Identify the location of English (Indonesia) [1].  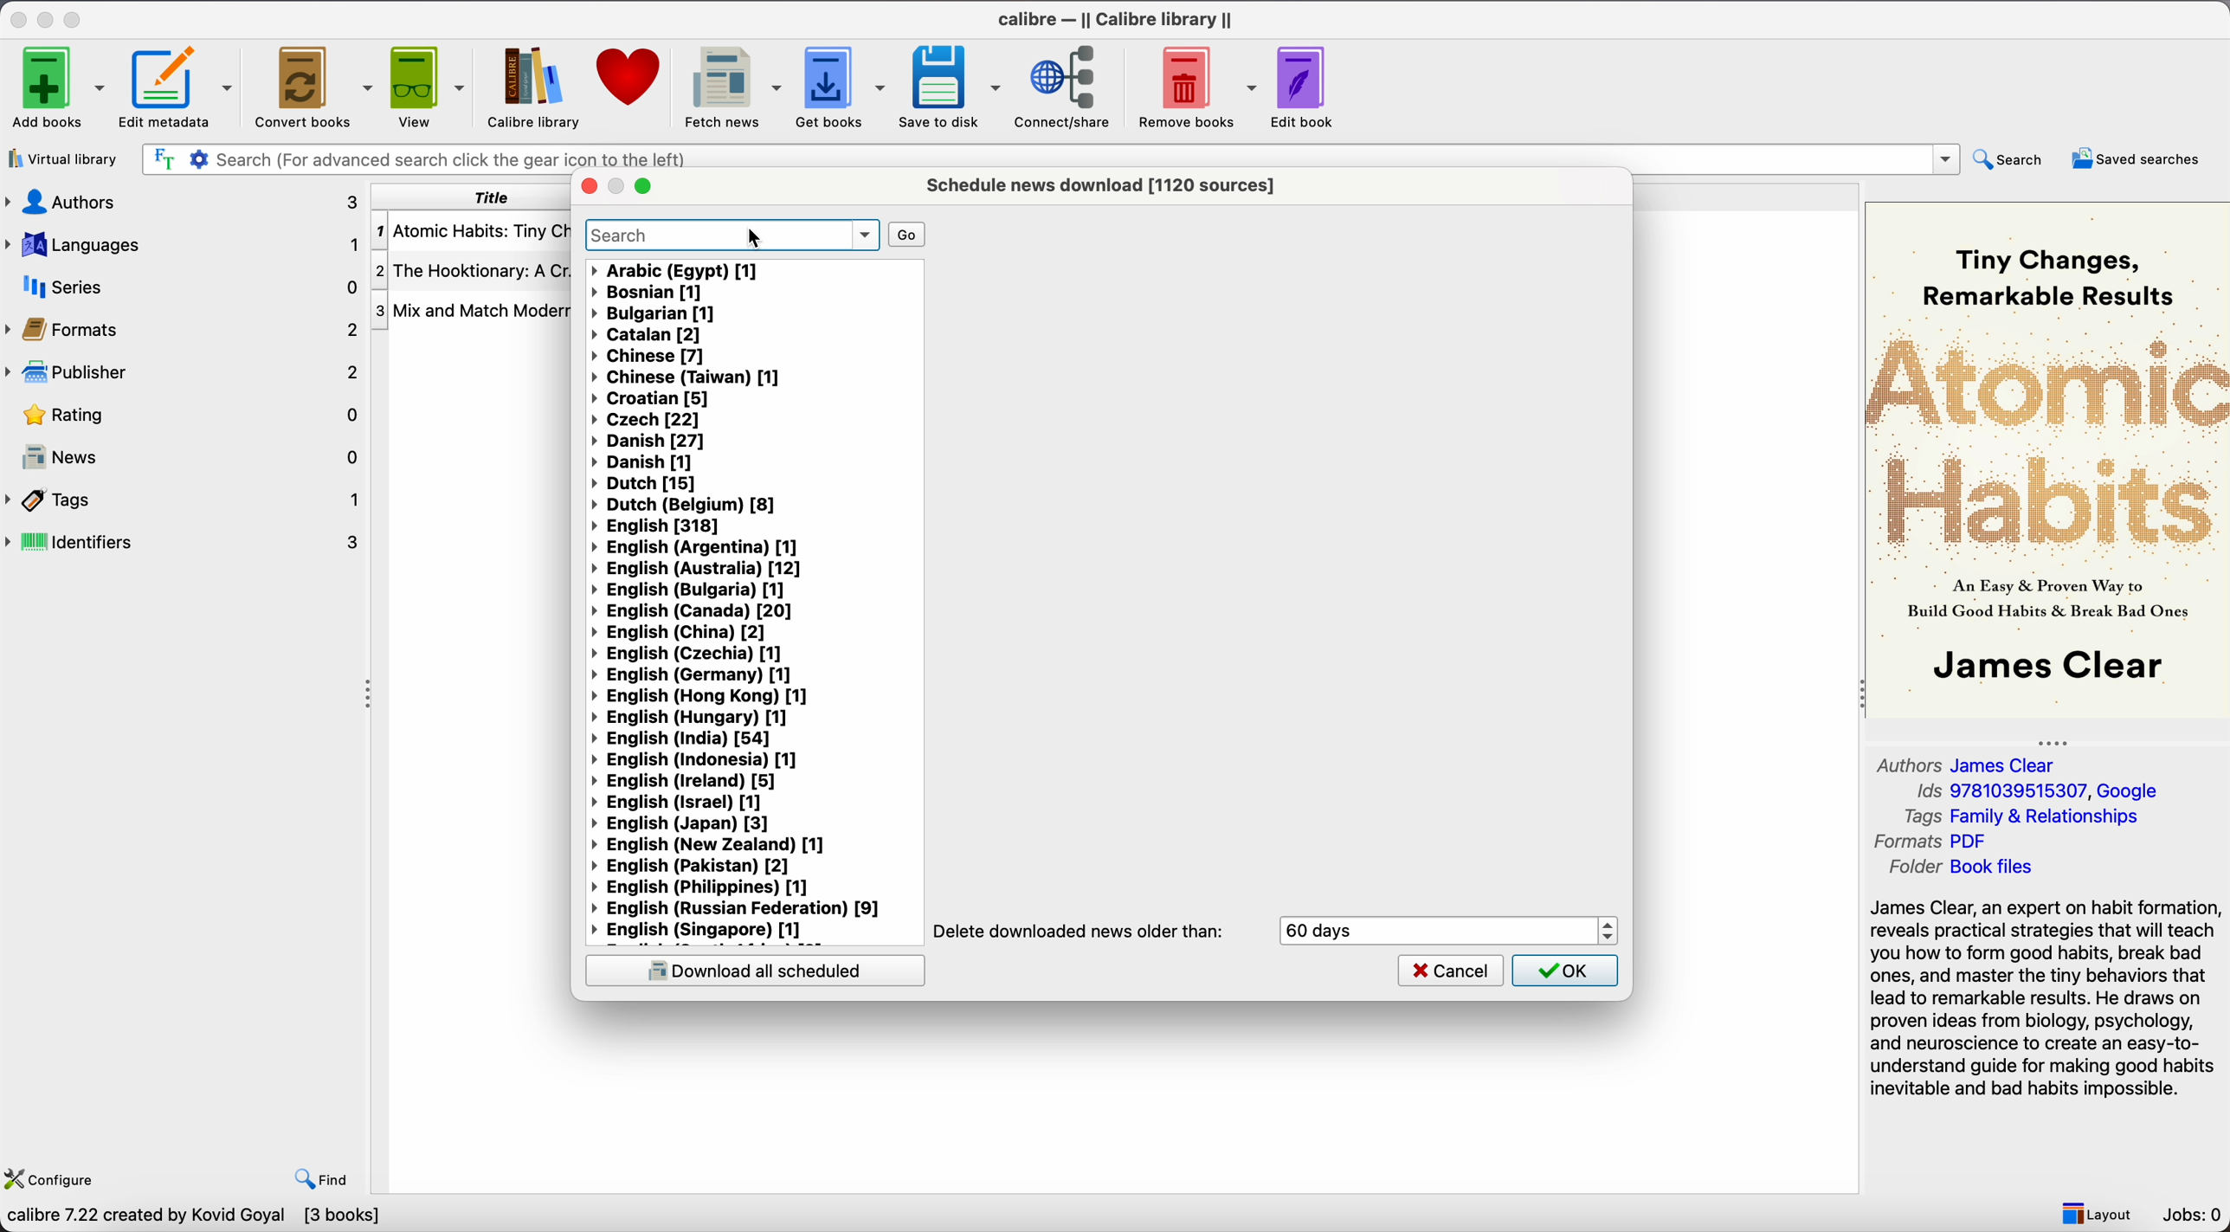
(698, 761).